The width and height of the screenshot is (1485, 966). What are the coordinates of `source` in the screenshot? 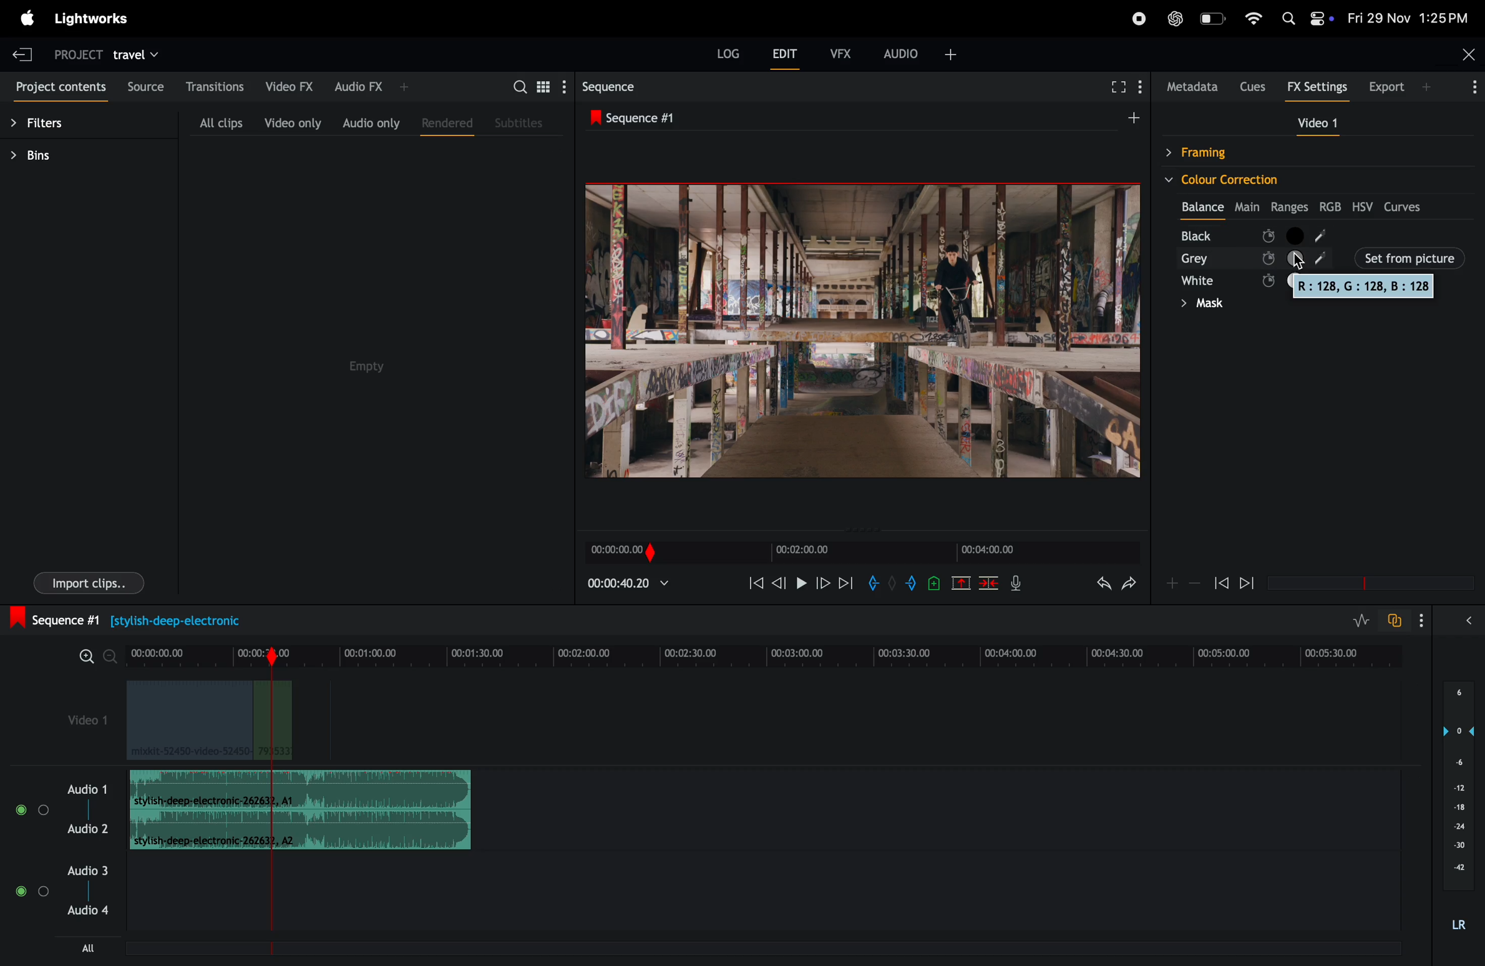 It's located at (146, 86).